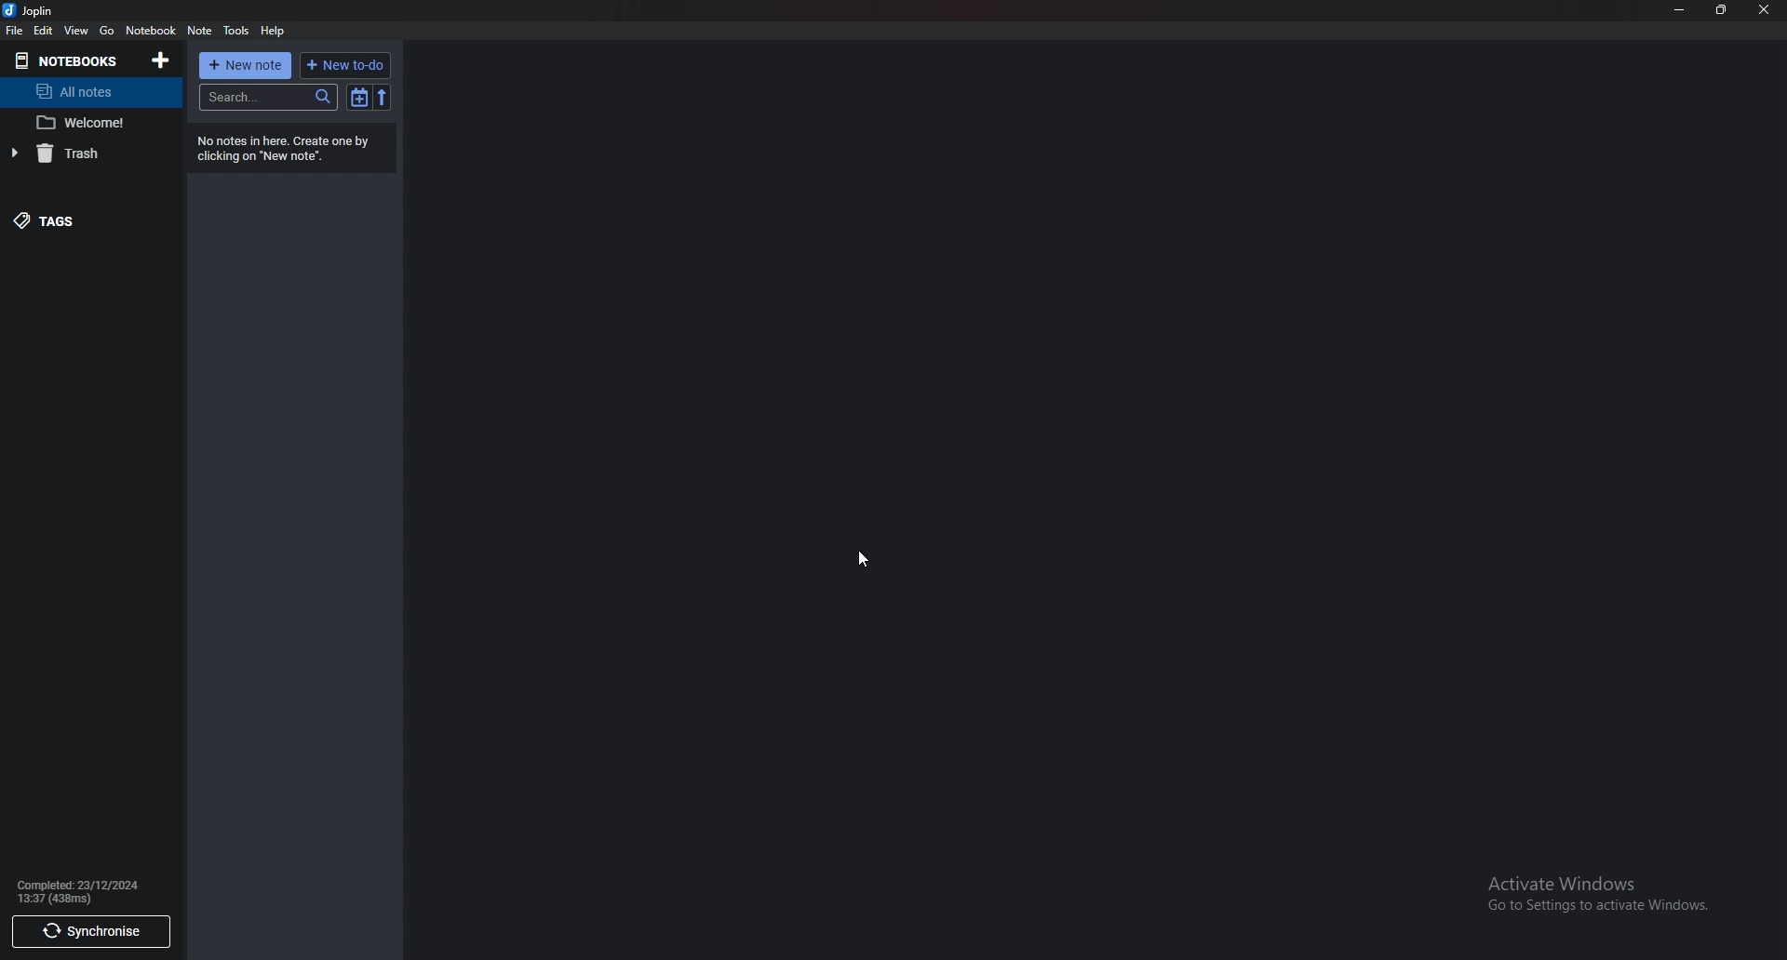 Image resolution: width=1787 pixels, height=960 pixels. What do you see at coordinates (1763, 9) in the screenshot?
I see `close` at bounding box center [1763, 9].